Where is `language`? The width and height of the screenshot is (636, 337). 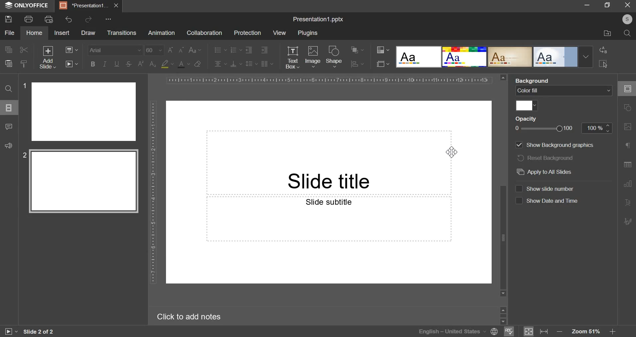
language is located at coordinates (452, 331).